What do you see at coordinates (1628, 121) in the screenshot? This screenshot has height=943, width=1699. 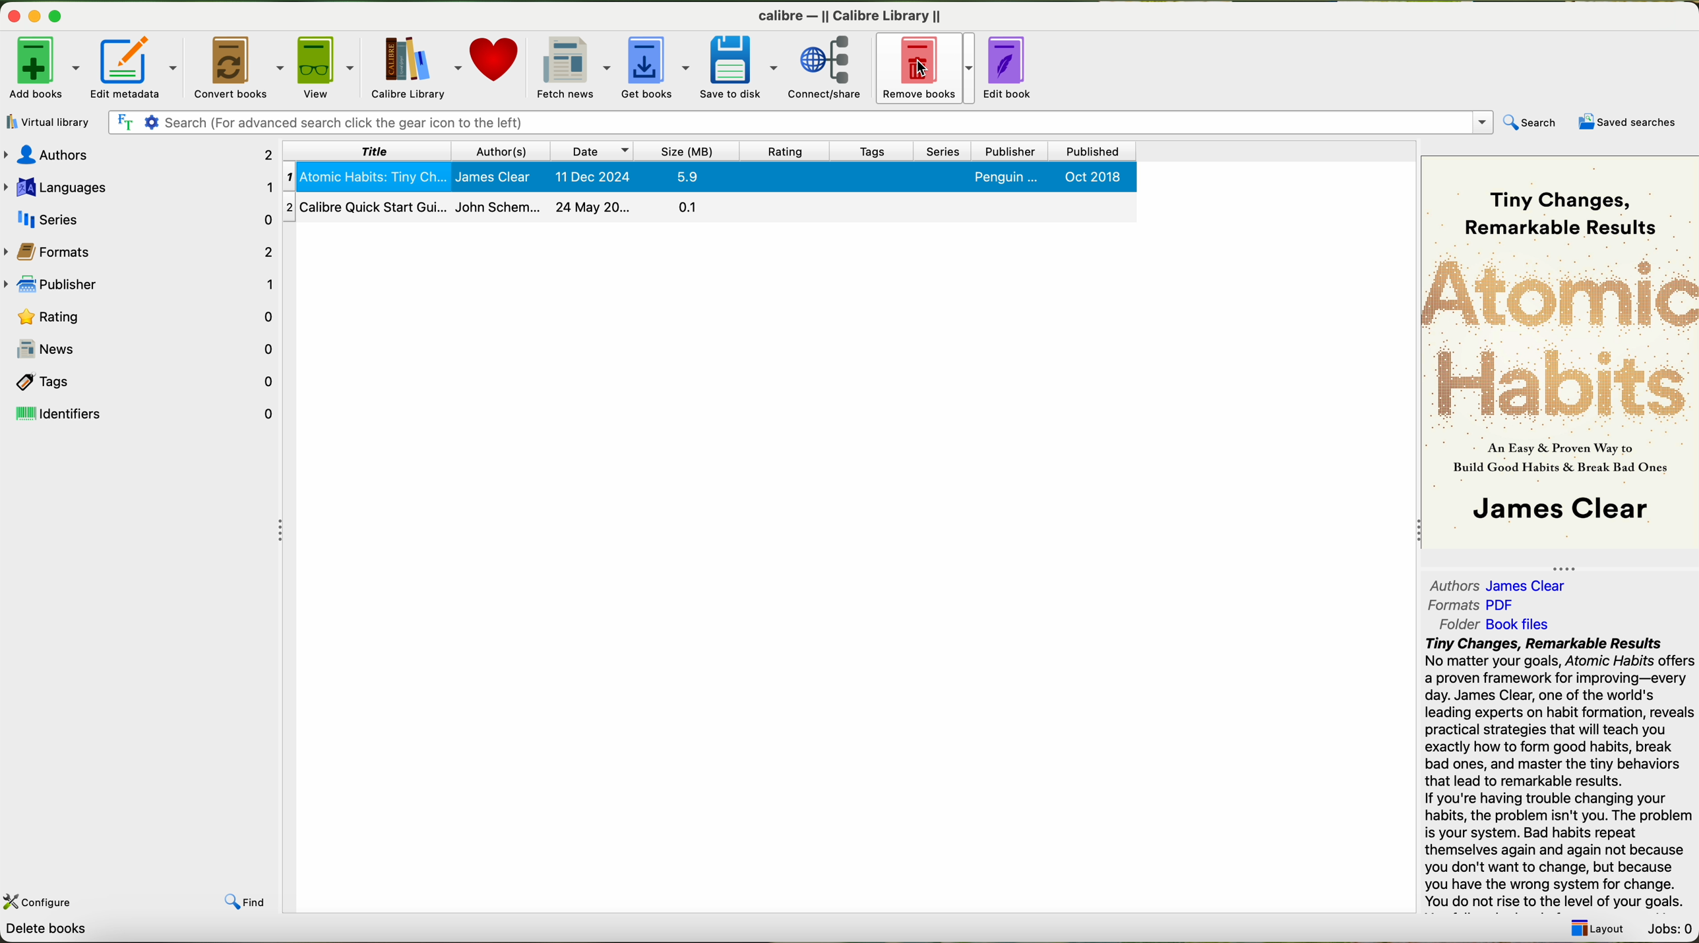 I see `saved searches` at bounding box center [1628, 121].